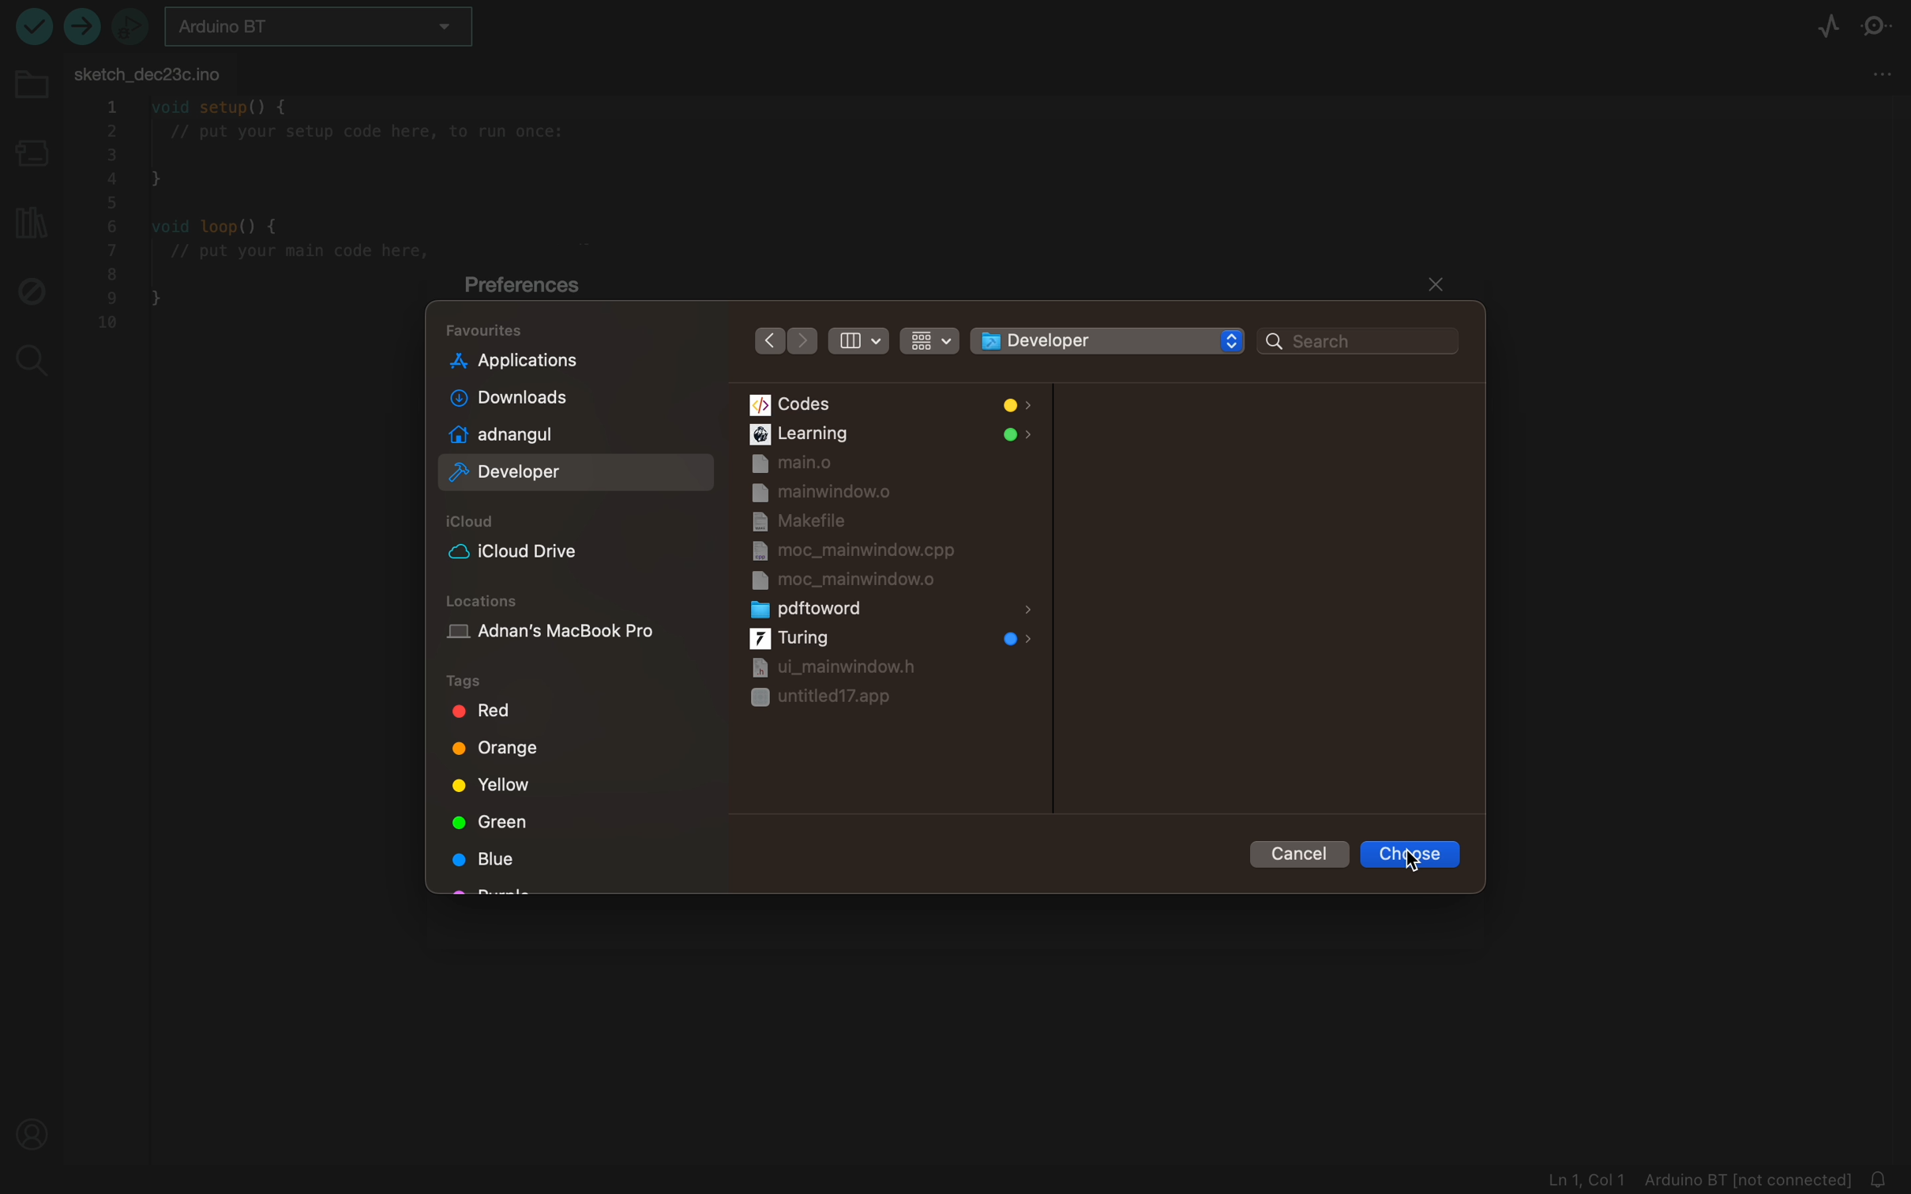 The image size is (1911, 1194). I want to click on turing, so click(894, 638).